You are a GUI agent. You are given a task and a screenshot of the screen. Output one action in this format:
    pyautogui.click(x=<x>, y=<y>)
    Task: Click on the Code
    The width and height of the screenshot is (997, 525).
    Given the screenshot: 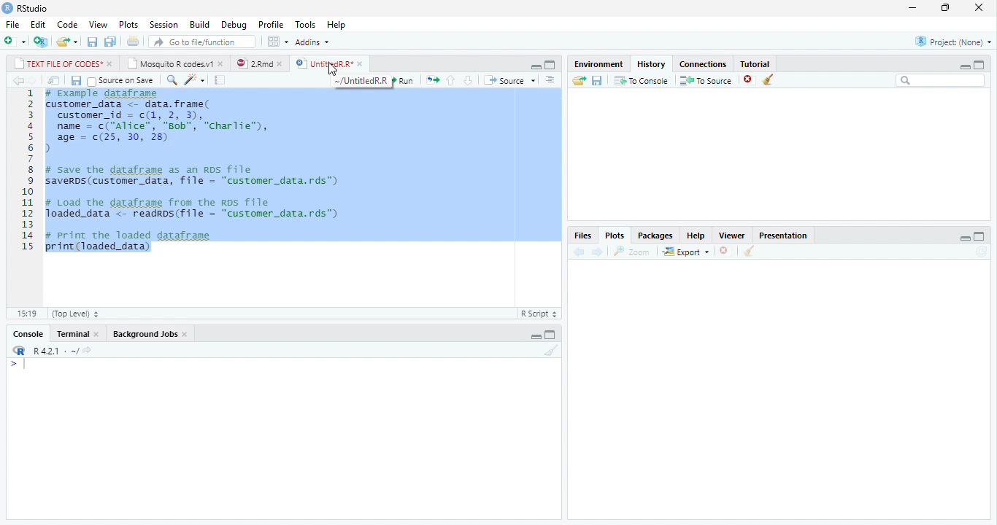 What is the action you would take?
    pyautogui.click(x=67, y=25)
    